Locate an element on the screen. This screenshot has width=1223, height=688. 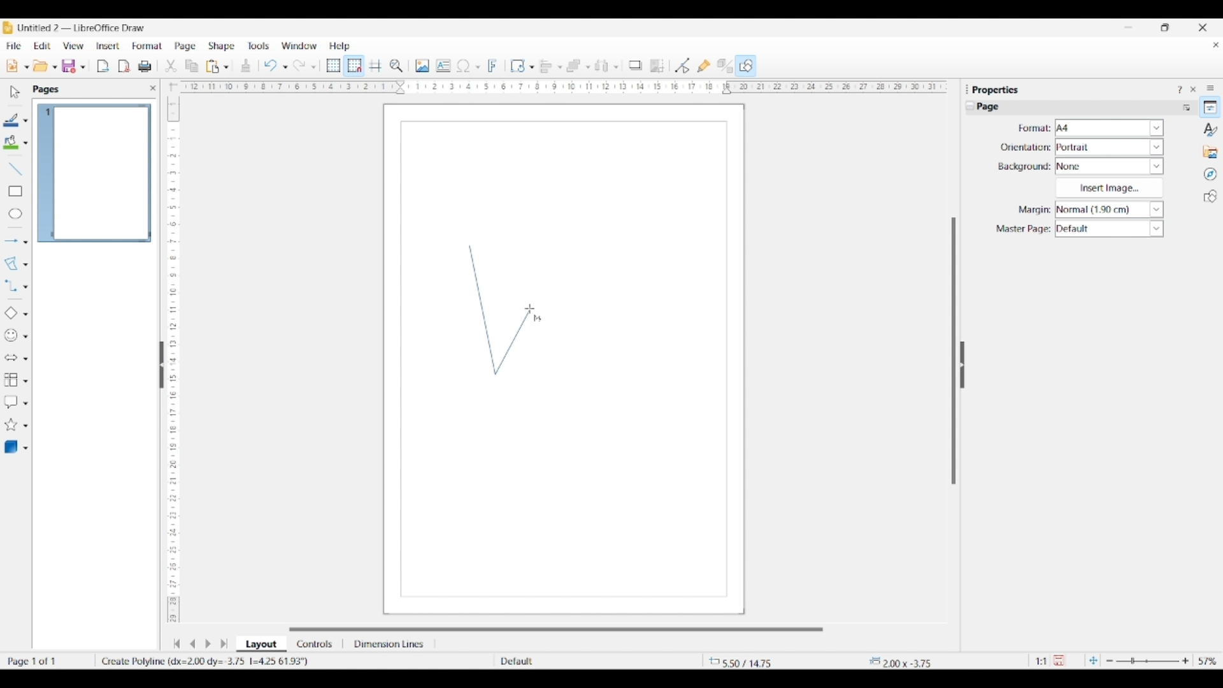
Selected block arrow is located at coordinates (10, 358).